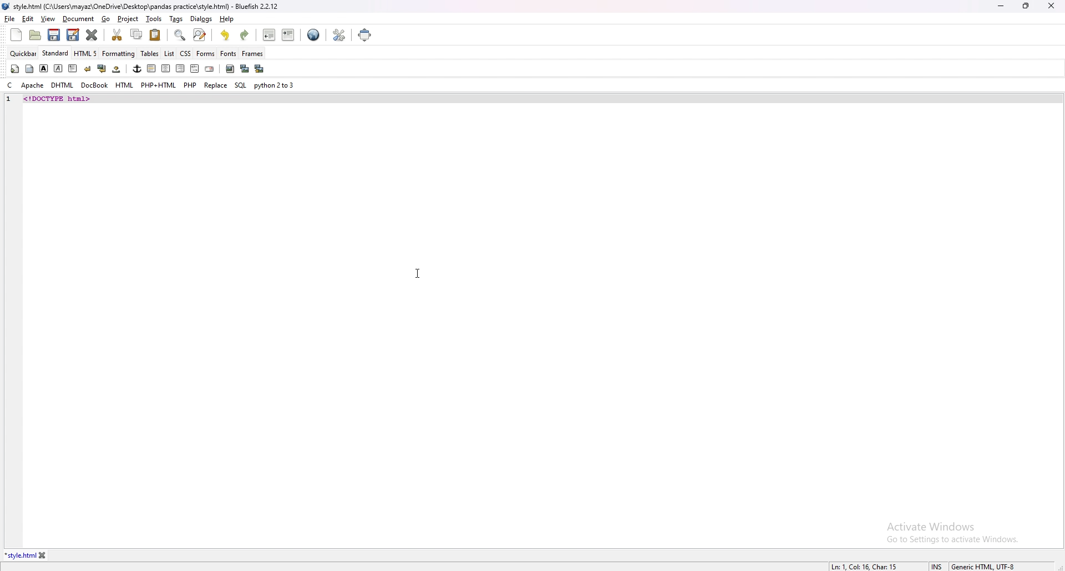  I want to click on anchor, so click(137, 69).